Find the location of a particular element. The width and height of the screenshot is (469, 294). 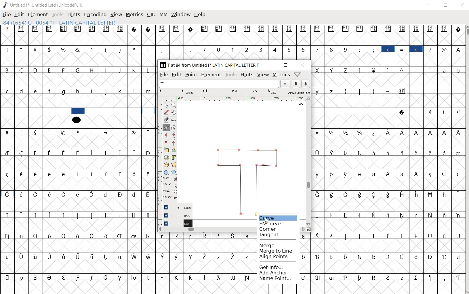

Symbol is located at coordinates (121, 173).